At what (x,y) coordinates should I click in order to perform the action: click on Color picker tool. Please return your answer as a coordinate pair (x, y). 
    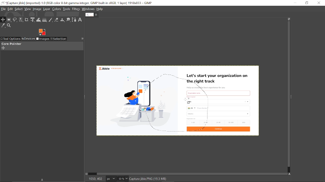
    Looking at the image, I should click on (3, 26).